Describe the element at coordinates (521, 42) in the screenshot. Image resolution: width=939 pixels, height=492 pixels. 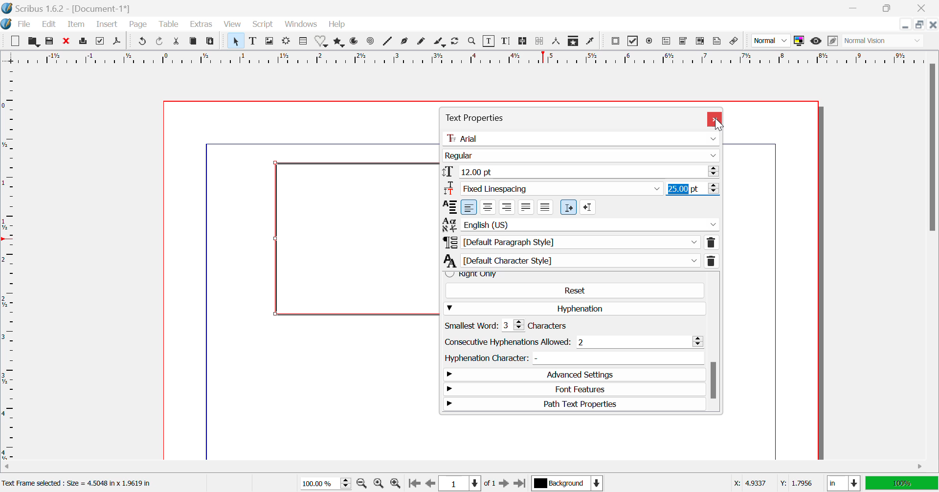
I see `Link Text Frames` at that location.